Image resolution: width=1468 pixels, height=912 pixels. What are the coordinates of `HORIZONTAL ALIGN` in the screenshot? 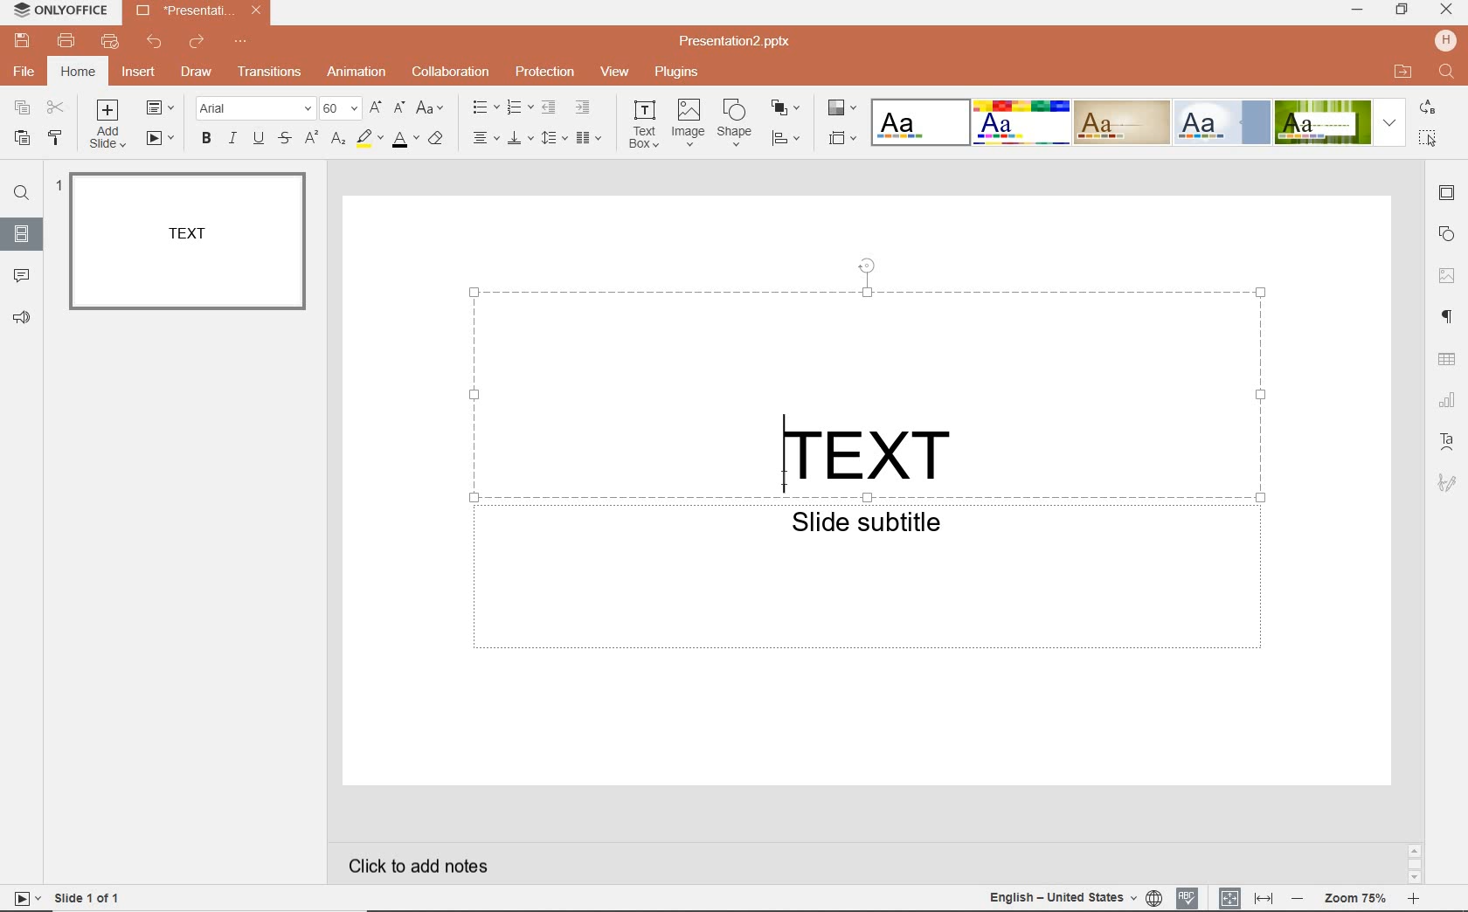 It's located at (486, 139).